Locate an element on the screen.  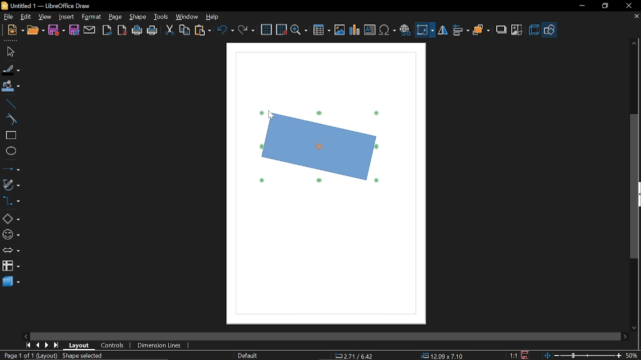
1:1 is located at coordinates (513, 355).